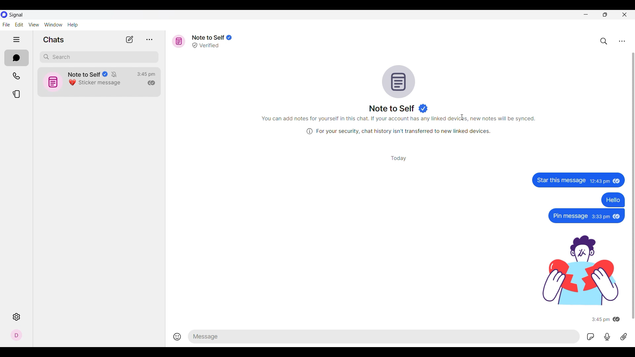  What do you see at coordinates (99, 57) in the screenshot?
I see `Search chat` at bounding box center [99, 57].